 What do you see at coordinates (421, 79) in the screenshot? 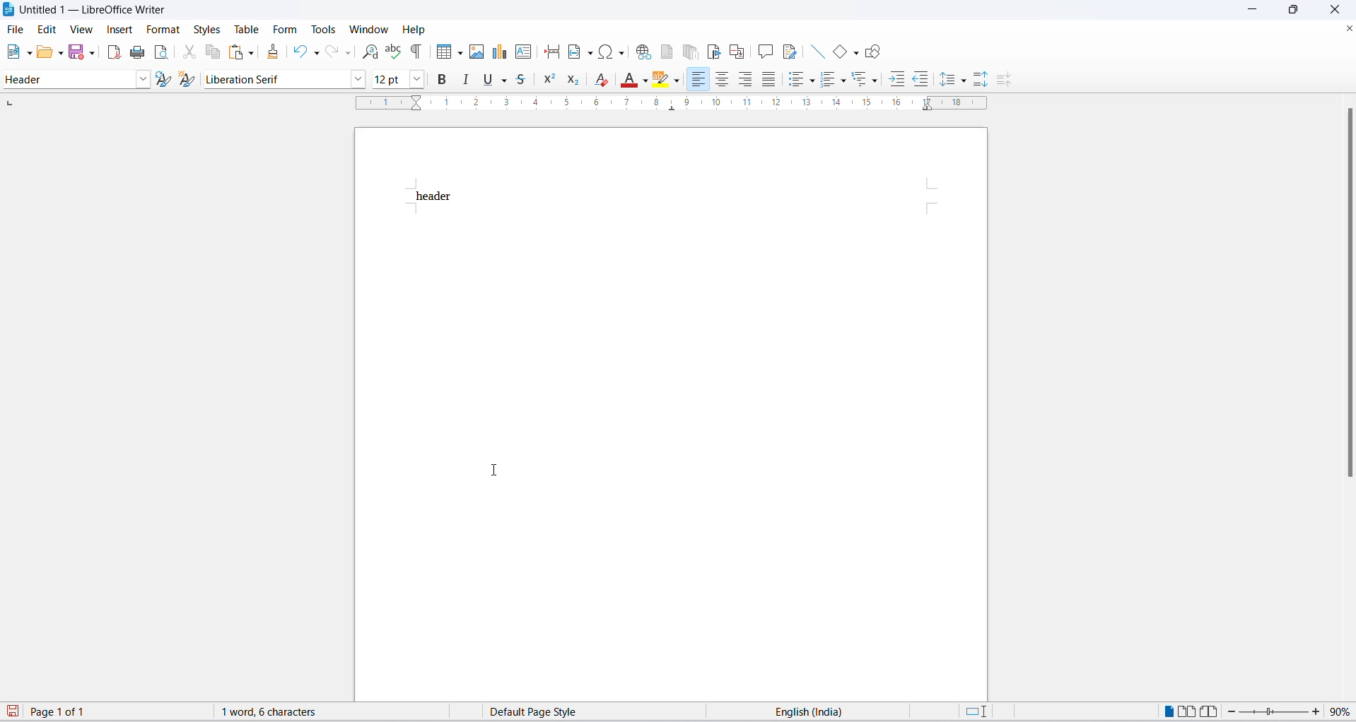
I see `font size options` at bounding box center [421, 79].